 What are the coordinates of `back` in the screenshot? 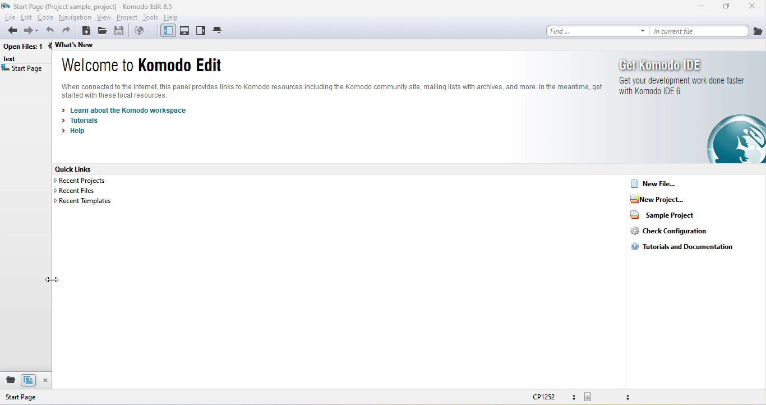 It's located at (10, 31).